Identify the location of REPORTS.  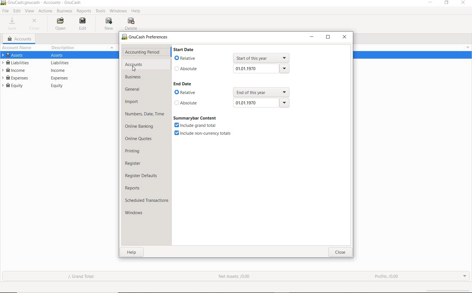
(84, 11).